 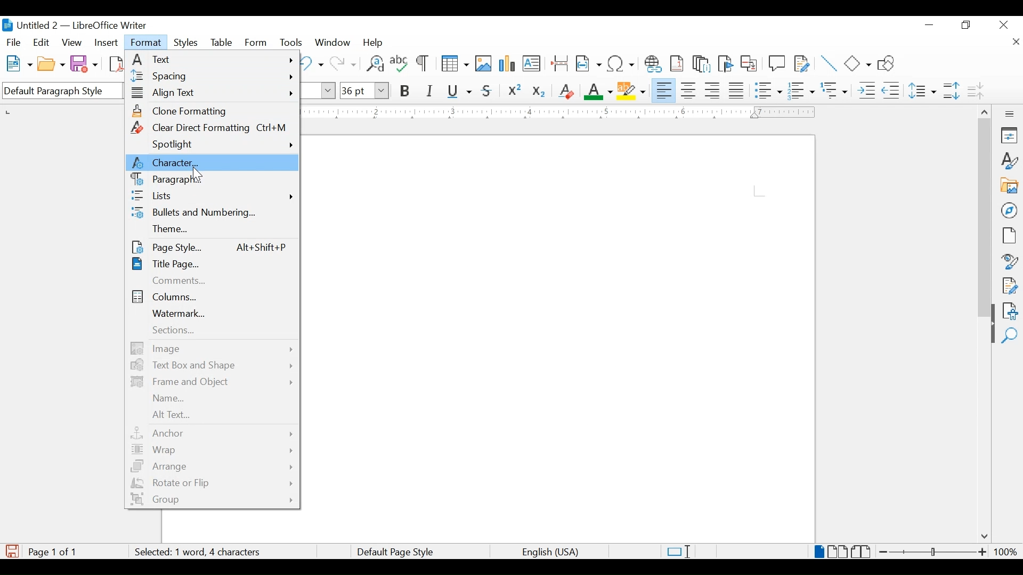 What do you see at coordinates (374, 63) in the screenshot?
I see `find and replace` at bounding box center [374, 63].